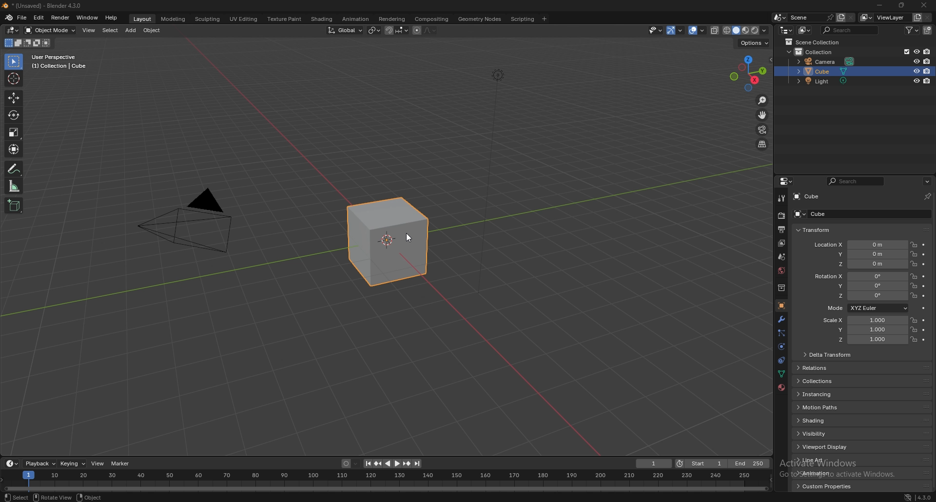  Describe the element at coordinates (914, 254) in the screenshot. I see `lock location` at that location.